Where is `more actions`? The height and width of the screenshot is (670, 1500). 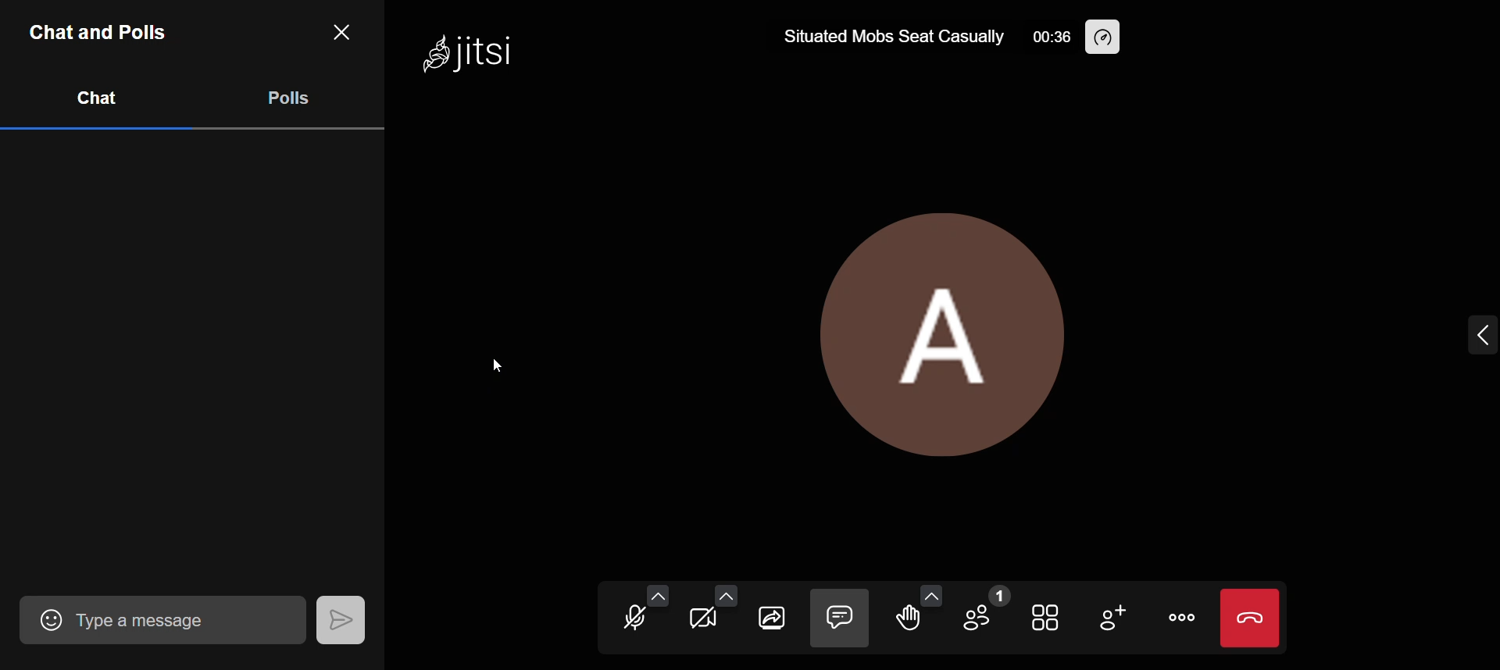
more actions is located at coordinates (1177, 618).